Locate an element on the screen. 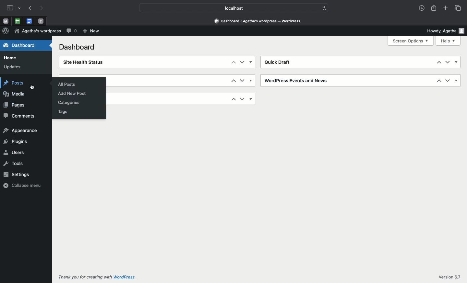 This screenshot has width=467, height=283. refresh is located at coordinates (326, 9).